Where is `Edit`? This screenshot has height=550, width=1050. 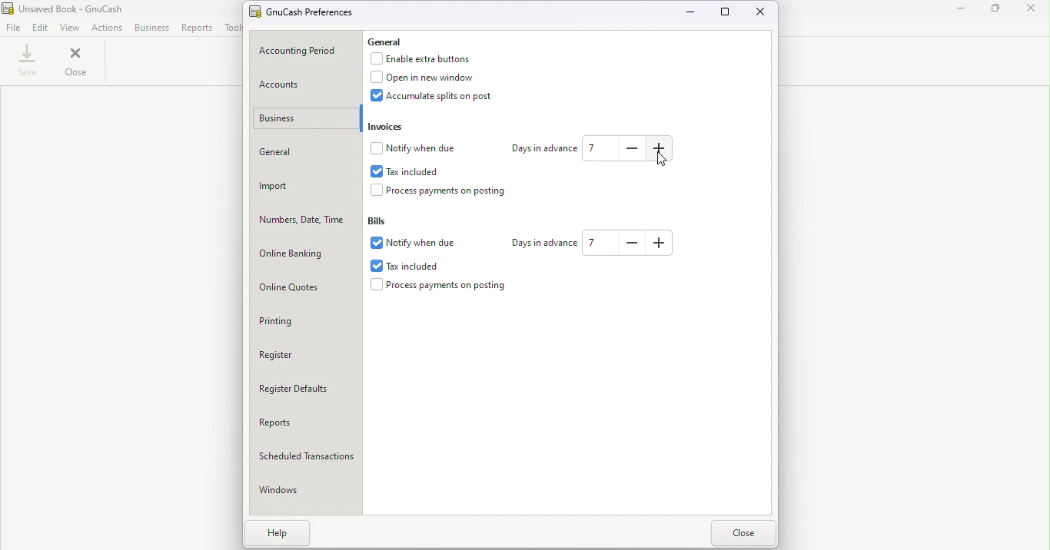
Edit is located at coordinates (43, 28).